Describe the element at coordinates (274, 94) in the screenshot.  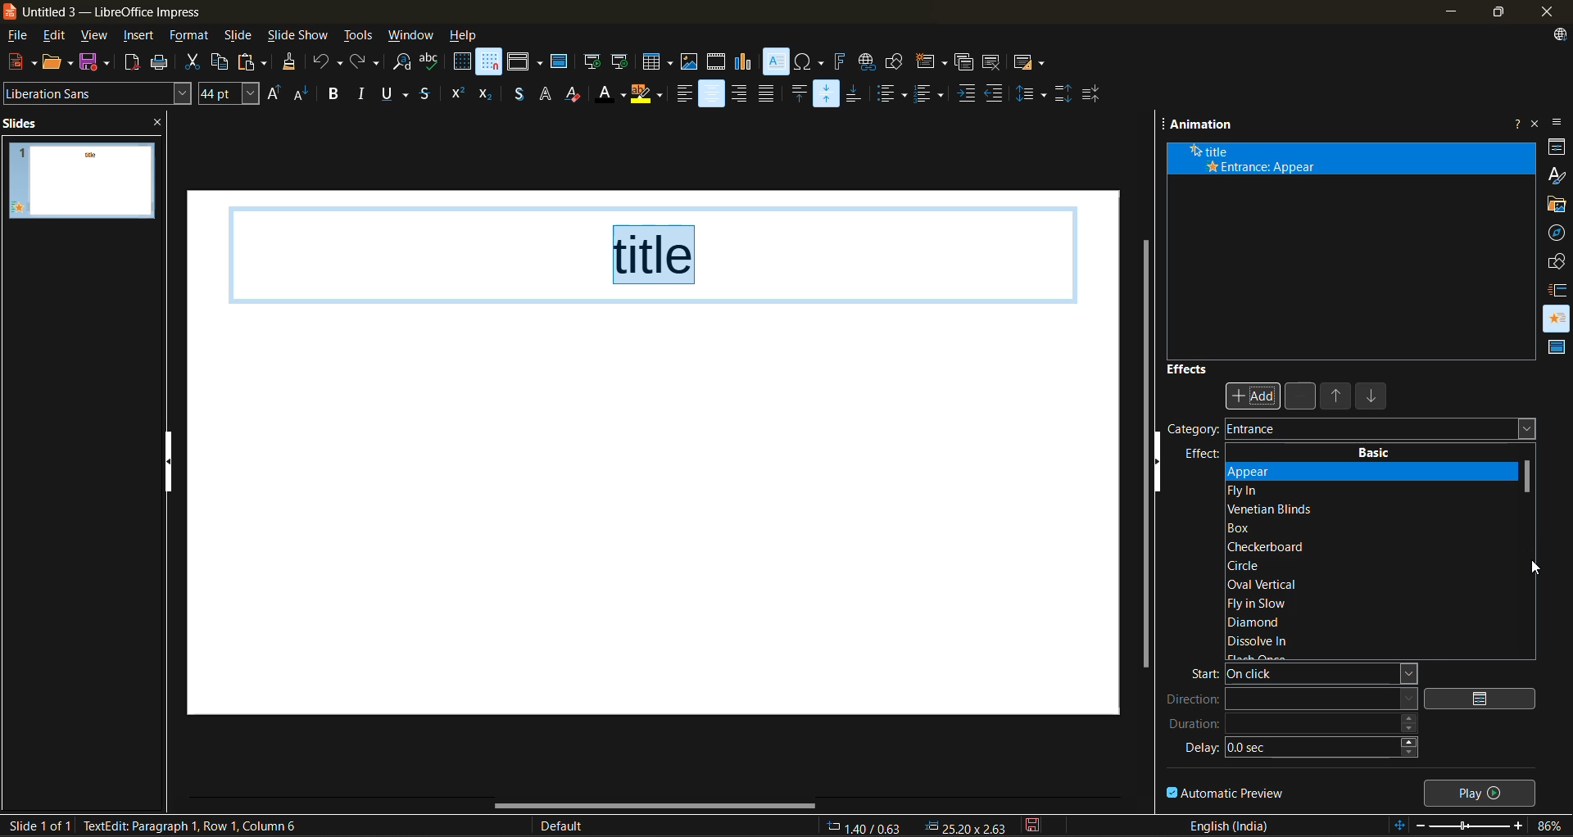
I see `increase font size` at that location.